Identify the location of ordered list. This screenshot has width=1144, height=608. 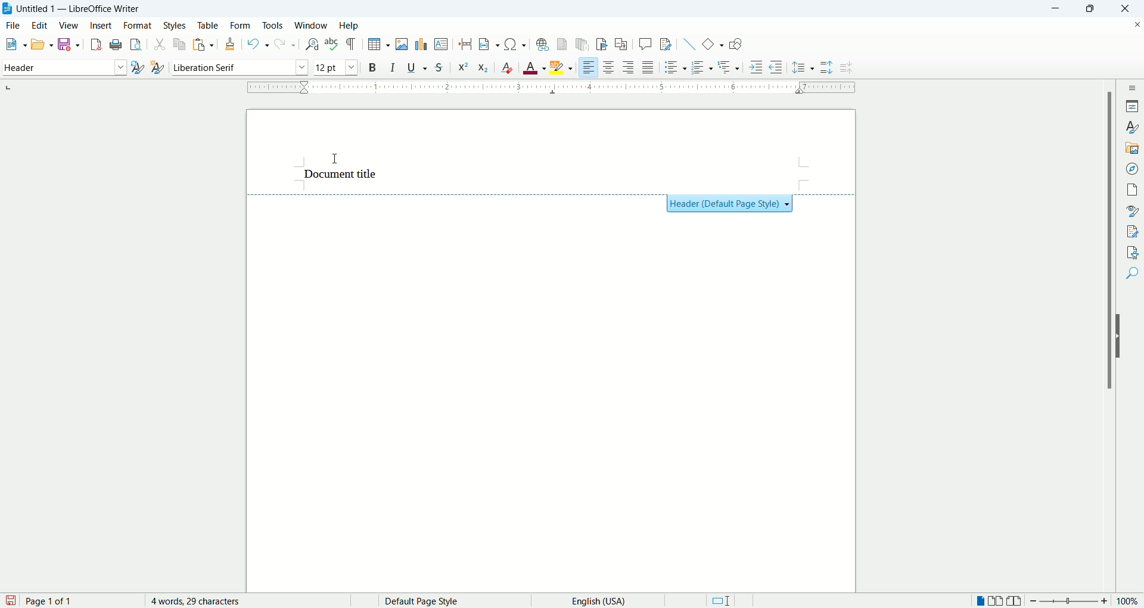
(701, 67).